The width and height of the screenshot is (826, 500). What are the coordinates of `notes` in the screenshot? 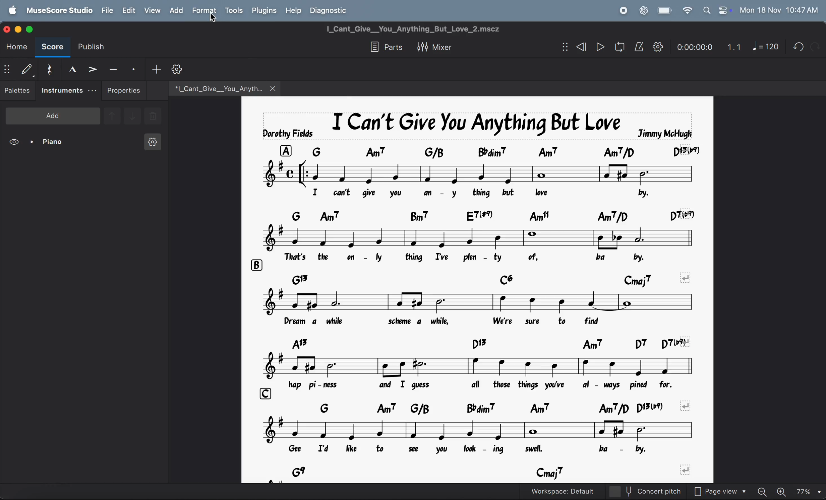 It's located at (483, 174).